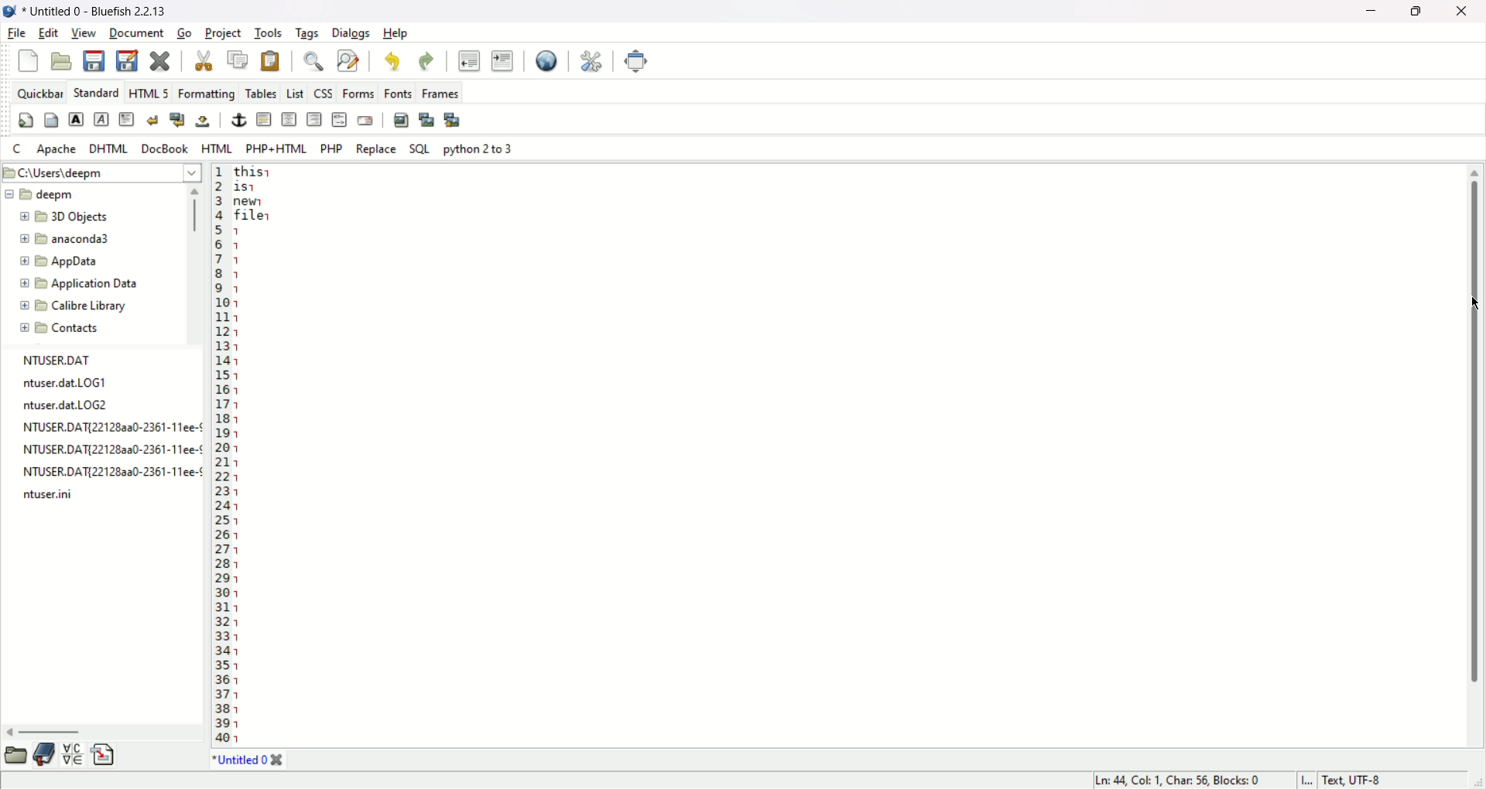 This screenshot has width=1486, height=789. Describe the element at coordinates (241, 763) in the screenshot. I see `document tab` at that location.